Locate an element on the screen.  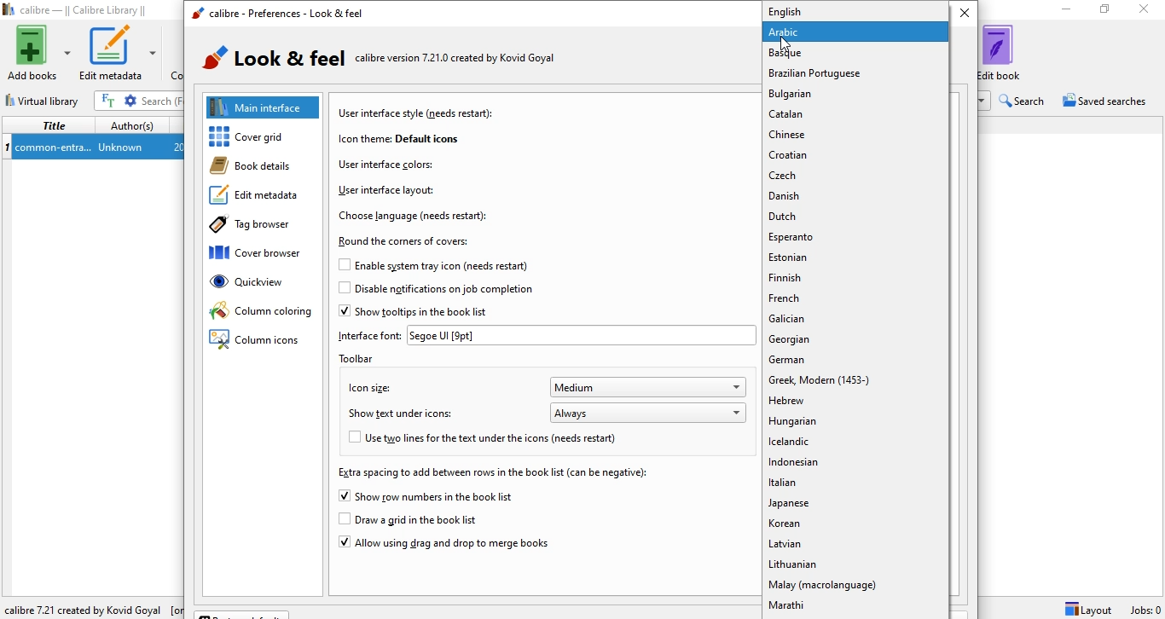
show row number in the book list is located at coordinates (427, 497).